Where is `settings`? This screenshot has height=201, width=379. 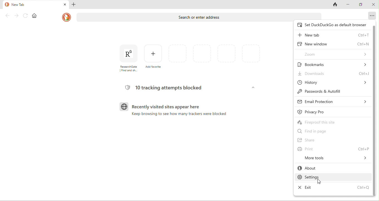
settings is located at coordinates (319, 177).